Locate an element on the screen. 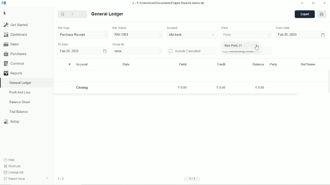 The width and height of the screenshot is (330, 185). To date is located at coordinates (63, 44).